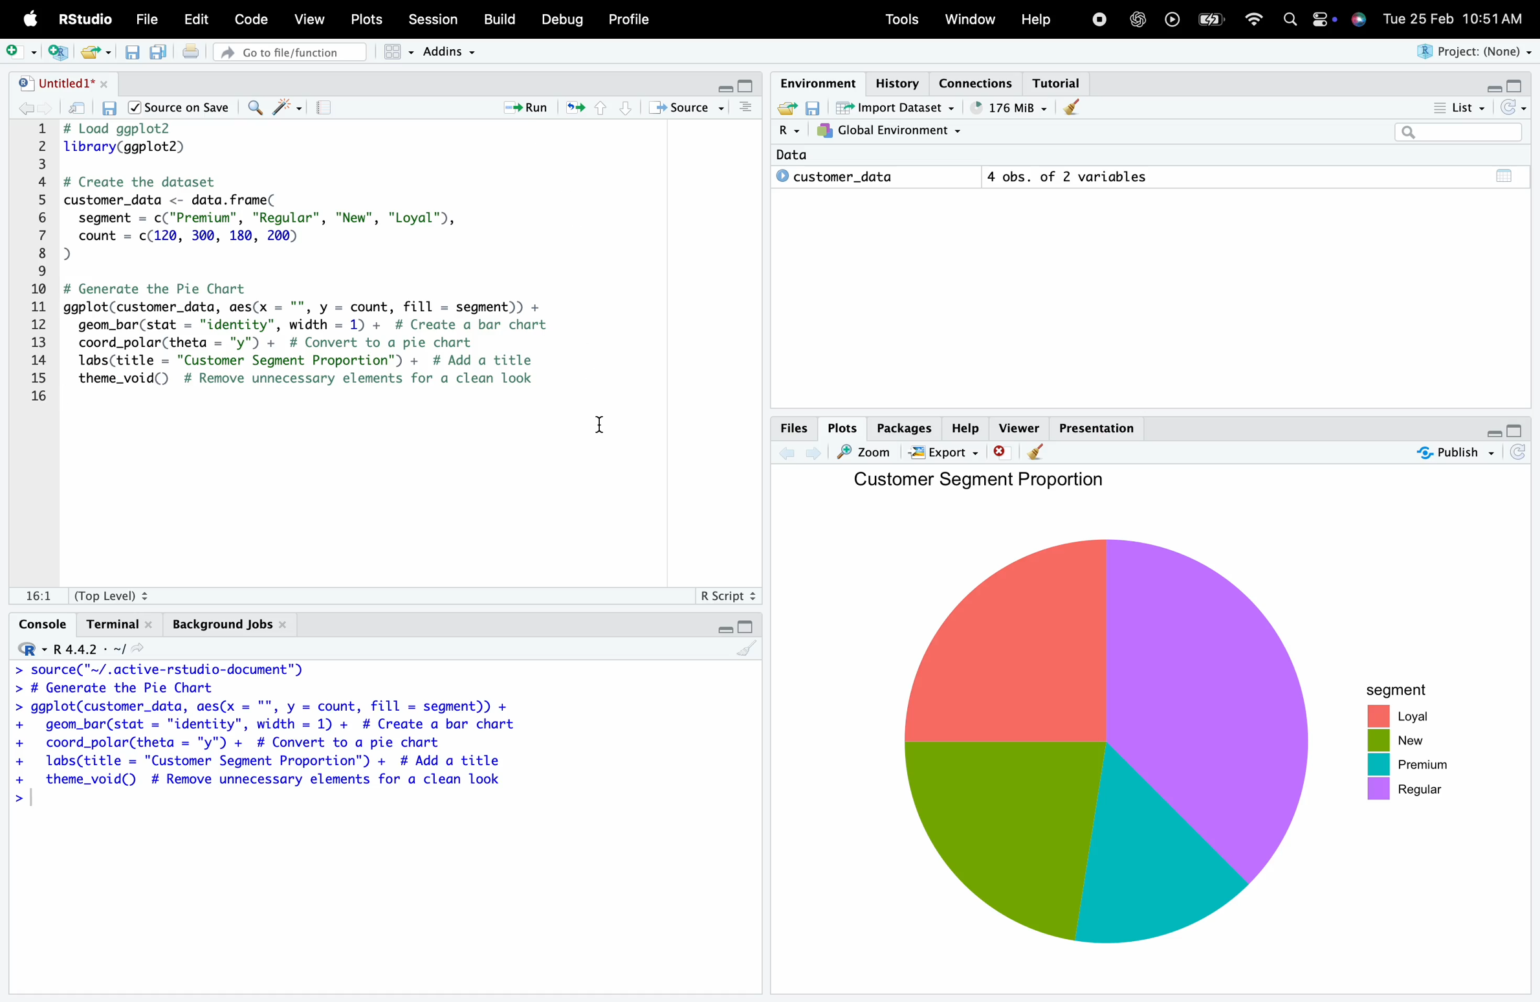 The image size is (1540, 1002). I want to click on maximise, so click(750, 625).